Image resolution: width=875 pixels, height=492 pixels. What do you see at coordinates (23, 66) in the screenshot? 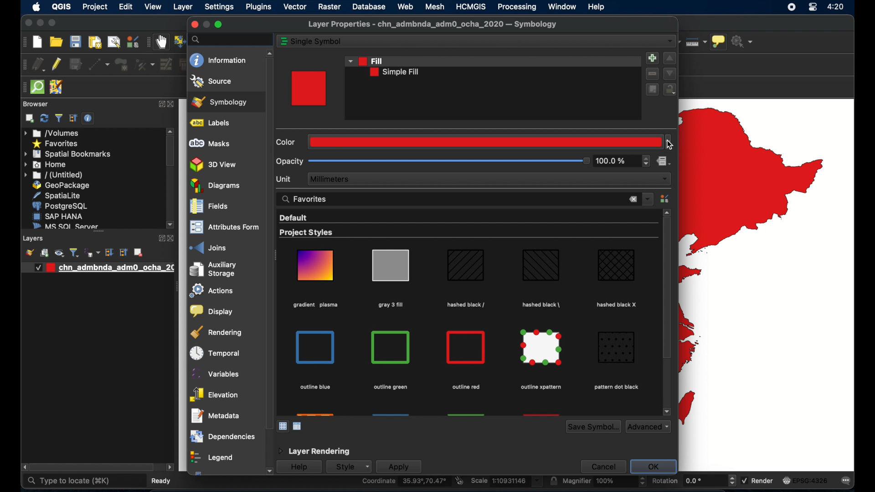
I see `digitizing toolbar` at bounding box center [23, 66].